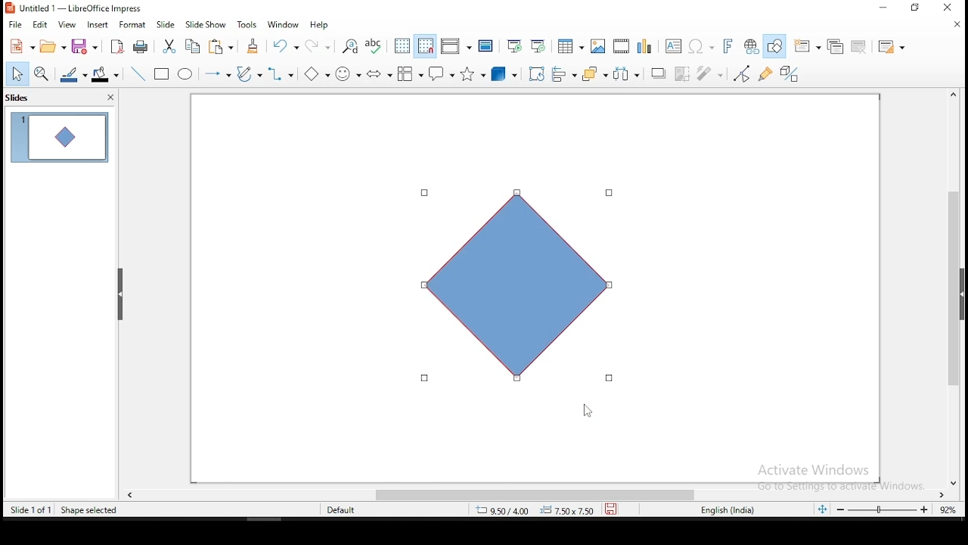 The height and width of the screenshot is (545, 968). Describe the element at coordinates (675, 45) in the screenshot. I see `text box` at that location.